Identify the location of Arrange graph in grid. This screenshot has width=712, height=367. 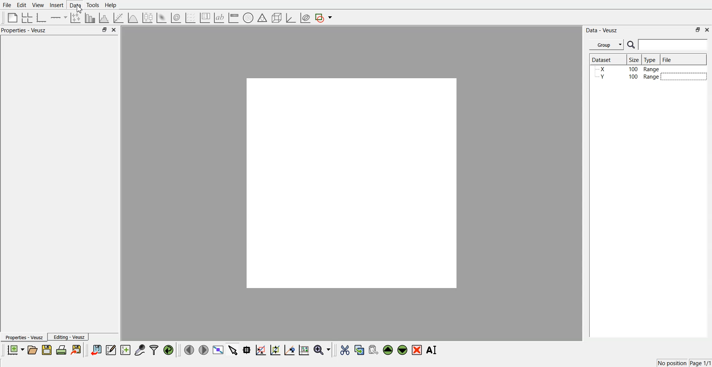
(27, 18).